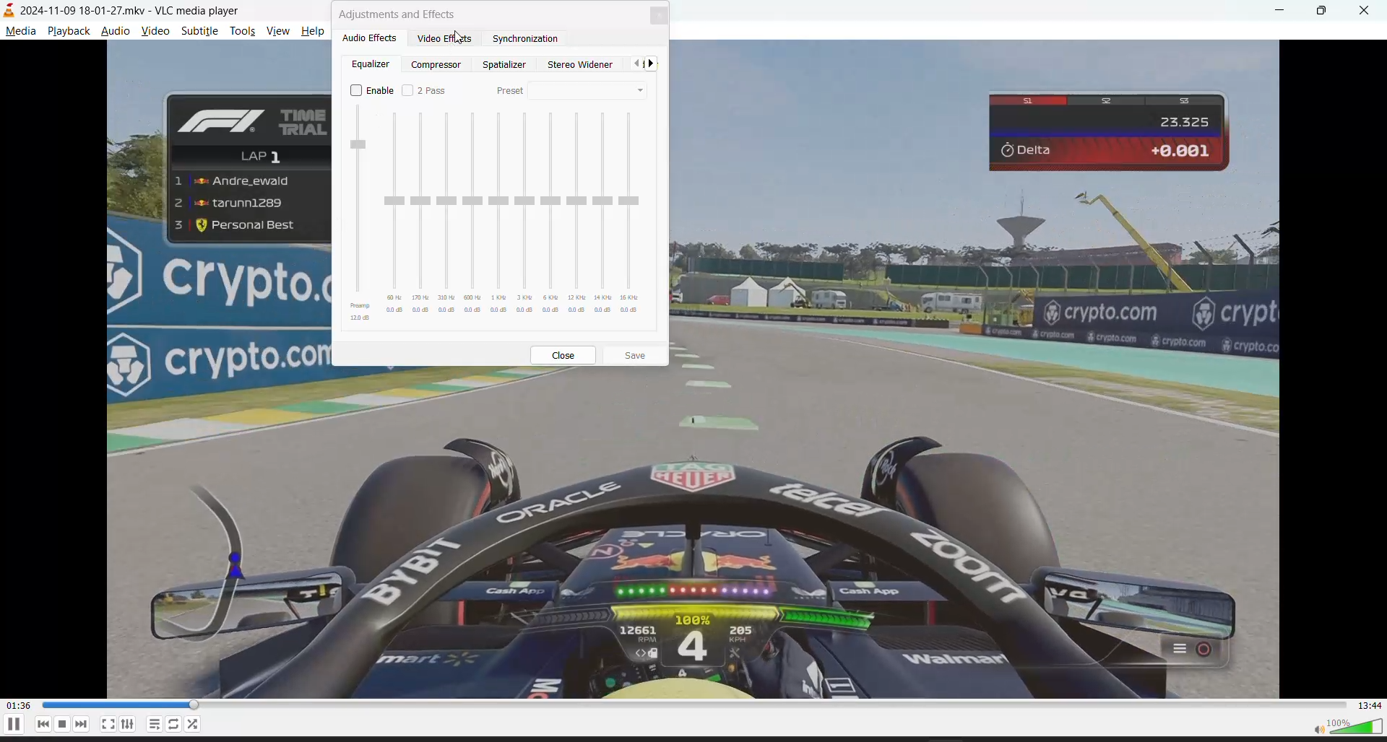 The height and width of the screenshot is (742, 1387). I want to click on spatializer, so click(506, 65).